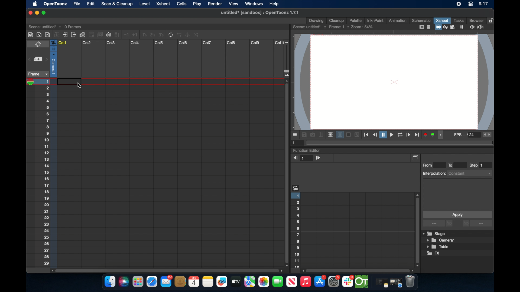  I want to click on interpolations, so click(457, 173).